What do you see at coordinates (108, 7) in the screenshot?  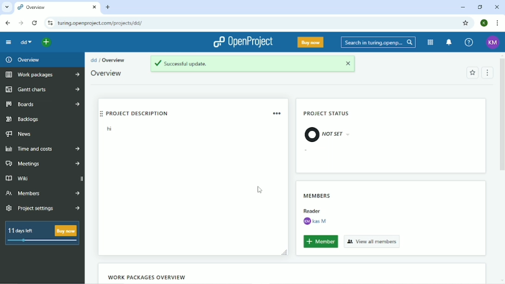 I see `New tab` at bounding box center [108, 7].